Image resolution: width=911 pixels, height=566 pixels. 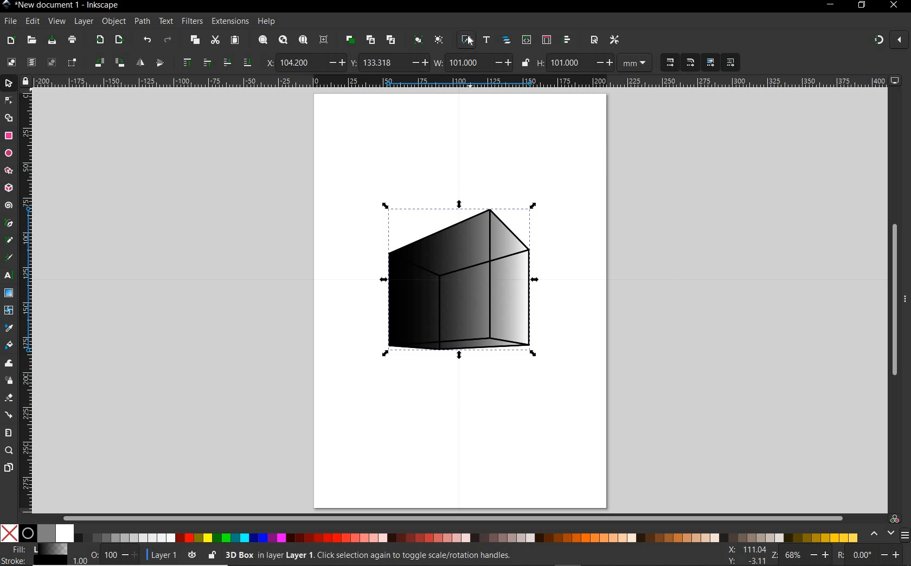 I want to click on cursor, so click(x=472, y=42).